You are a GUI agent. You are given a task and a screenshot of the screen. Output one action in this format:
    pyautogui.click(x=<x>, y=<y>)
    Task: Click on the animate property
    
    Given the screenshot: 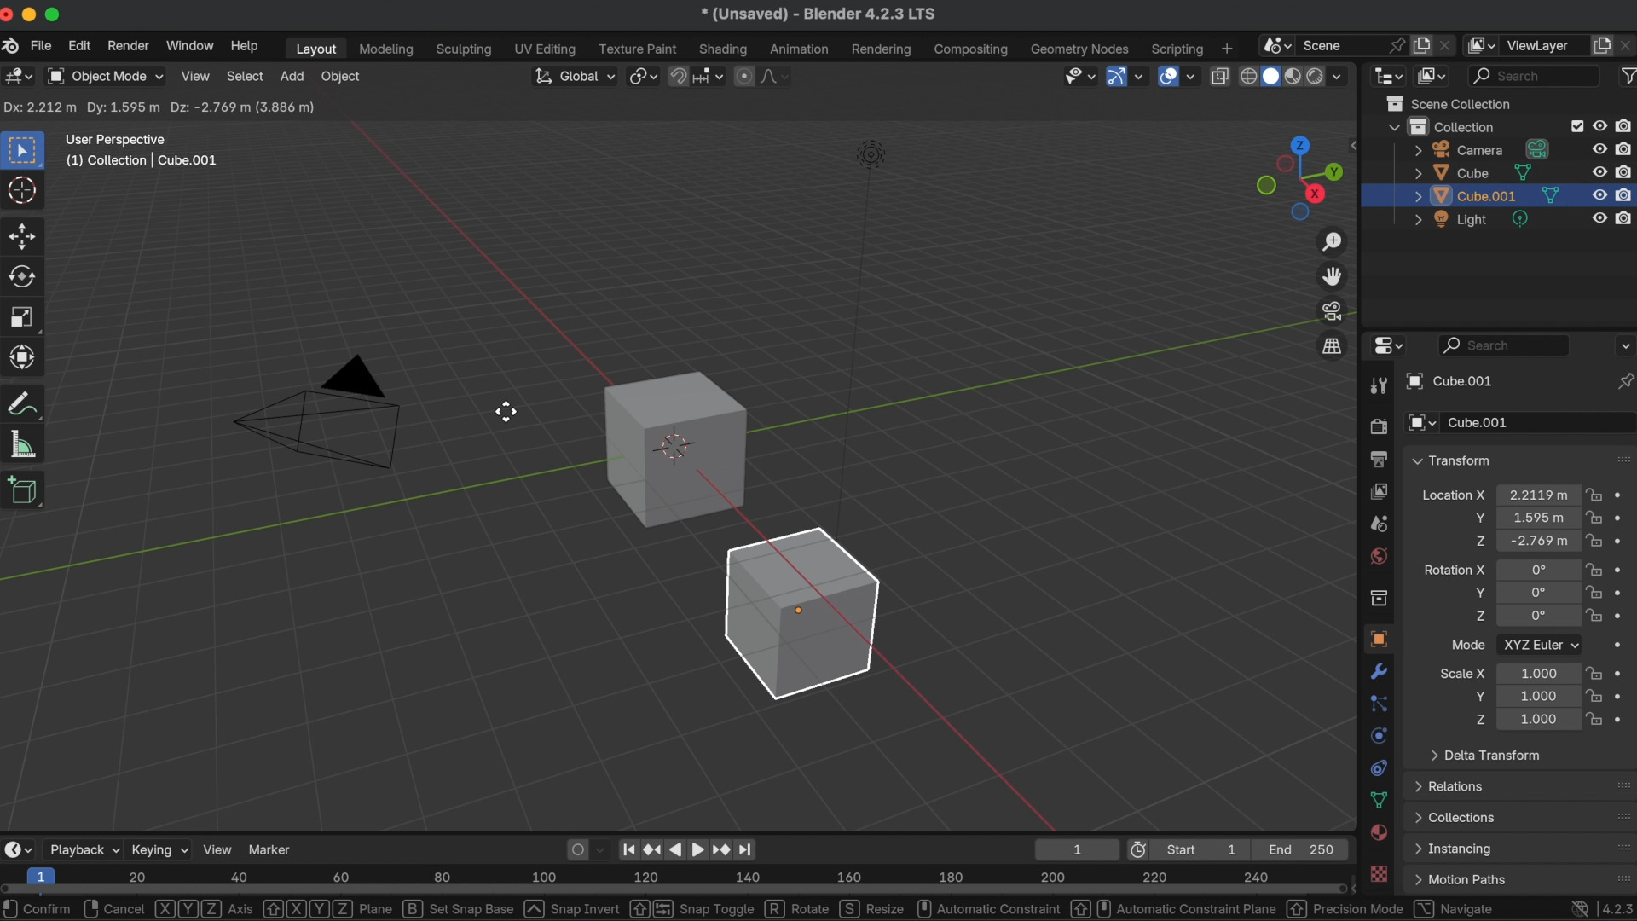 What is the action you would take?
    pyautogui.click(x=1623, y=695)
    